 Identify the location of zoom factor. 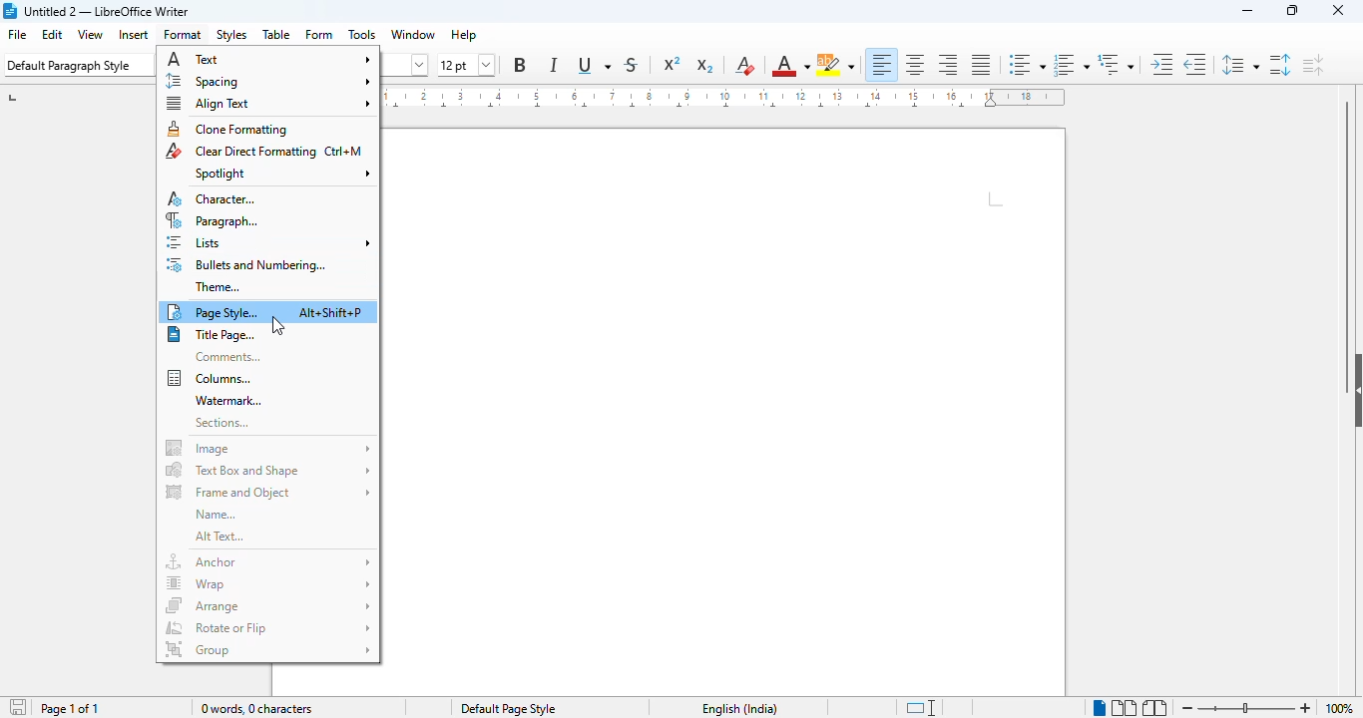
(1339, 709).